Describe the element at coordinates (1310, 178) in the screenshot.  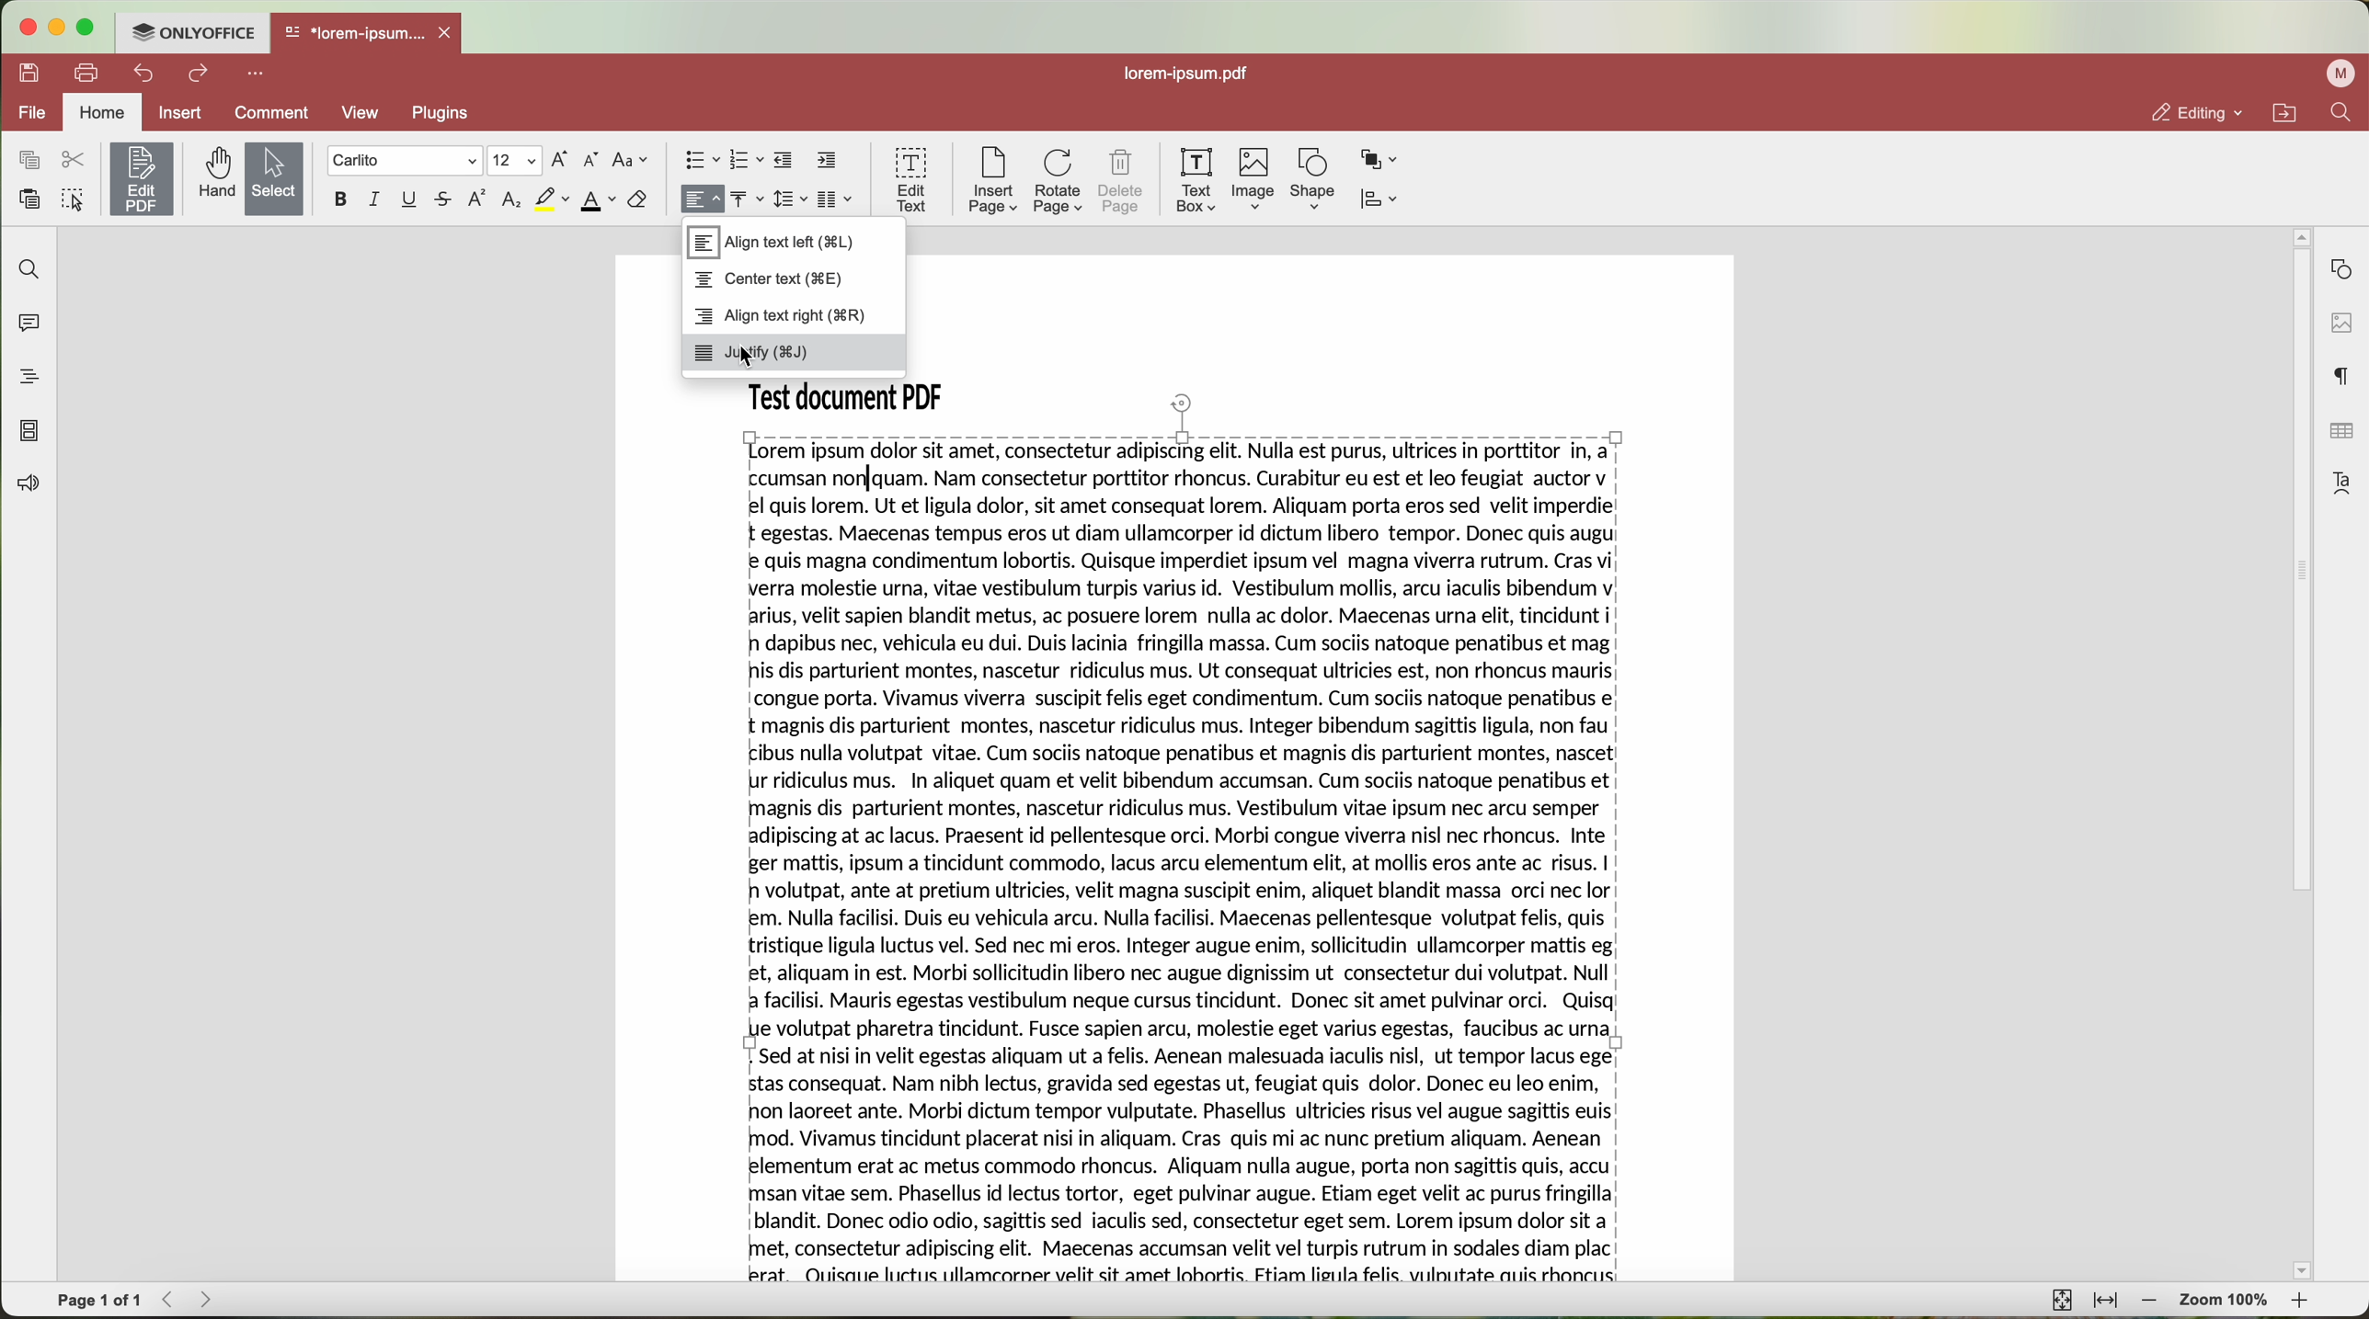
I see `shape` at that location.